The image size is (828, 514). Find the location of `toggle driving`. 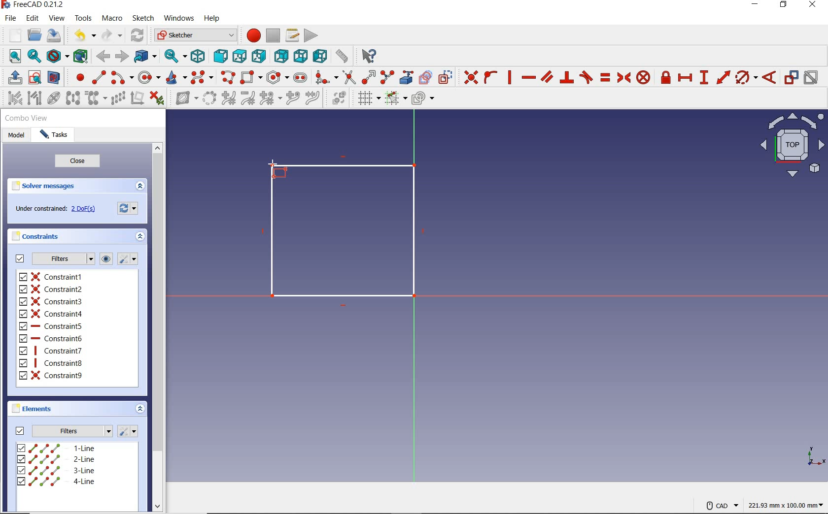

toggle driving is located at coordinates (792, 77).